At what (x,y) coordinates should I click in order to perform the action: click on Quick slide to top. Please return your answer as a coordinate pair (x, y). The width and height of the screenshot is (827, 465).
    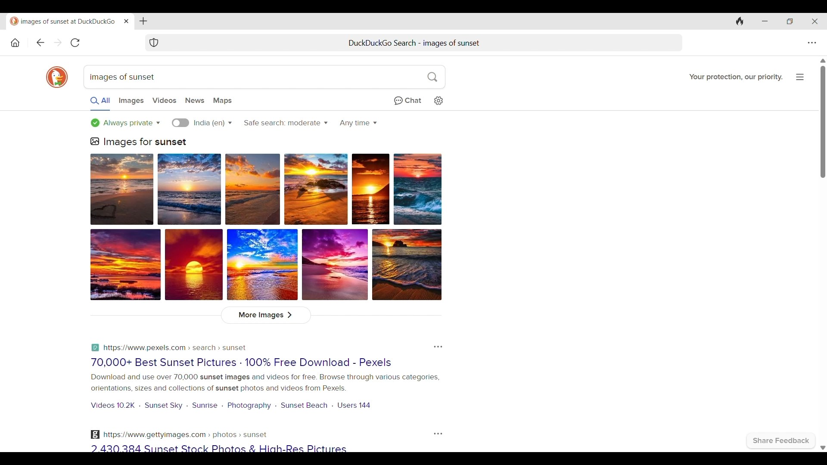
    Looking at the image, I should click on (823, 61).